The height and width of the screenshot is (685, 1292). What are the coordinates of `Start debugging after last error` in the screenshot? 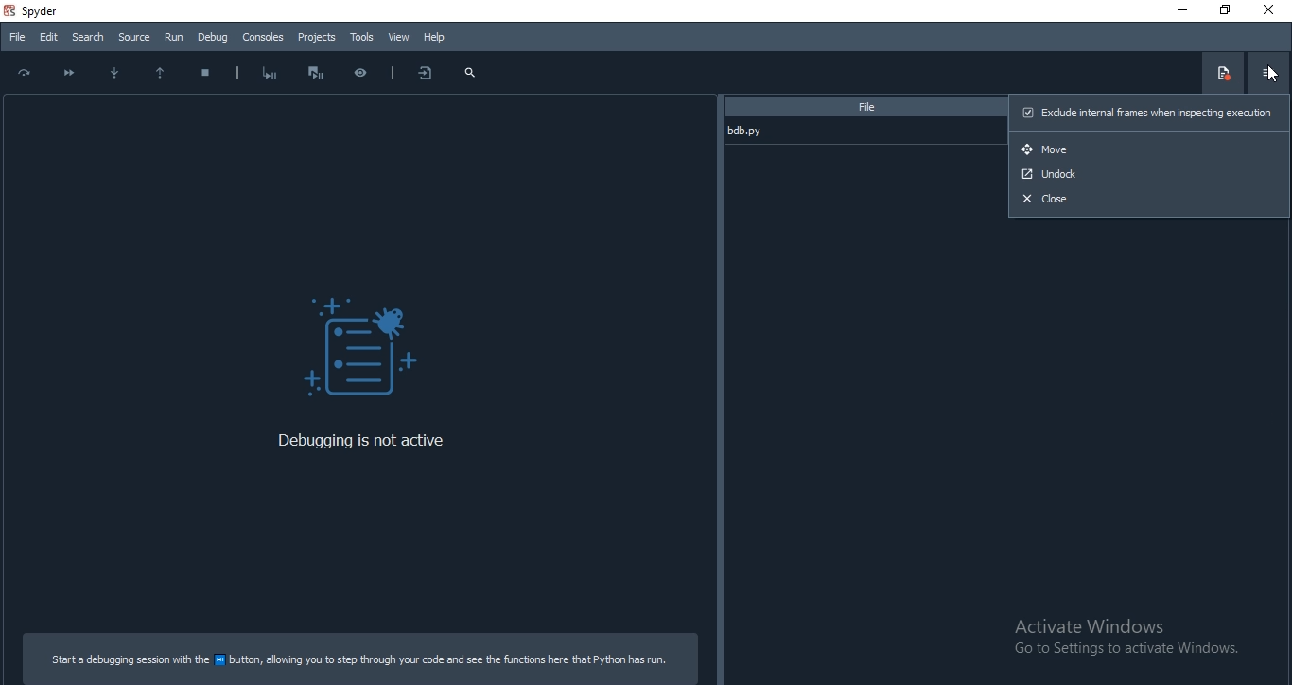 It's located at (270, 74).